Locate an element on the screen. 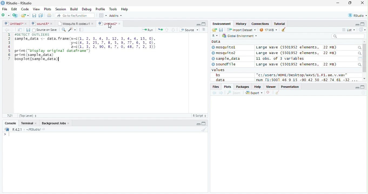 This screenshot has width=368, height=194. Tutorial is located at coordinates (280, 24).